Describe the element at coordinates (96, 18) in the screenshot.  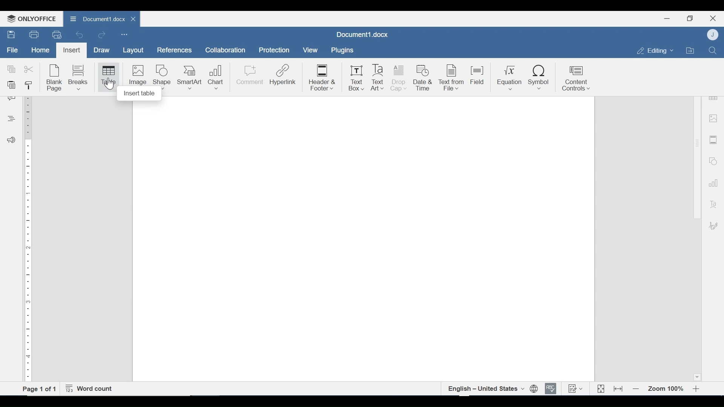
I see `Document1.docx` at that location.